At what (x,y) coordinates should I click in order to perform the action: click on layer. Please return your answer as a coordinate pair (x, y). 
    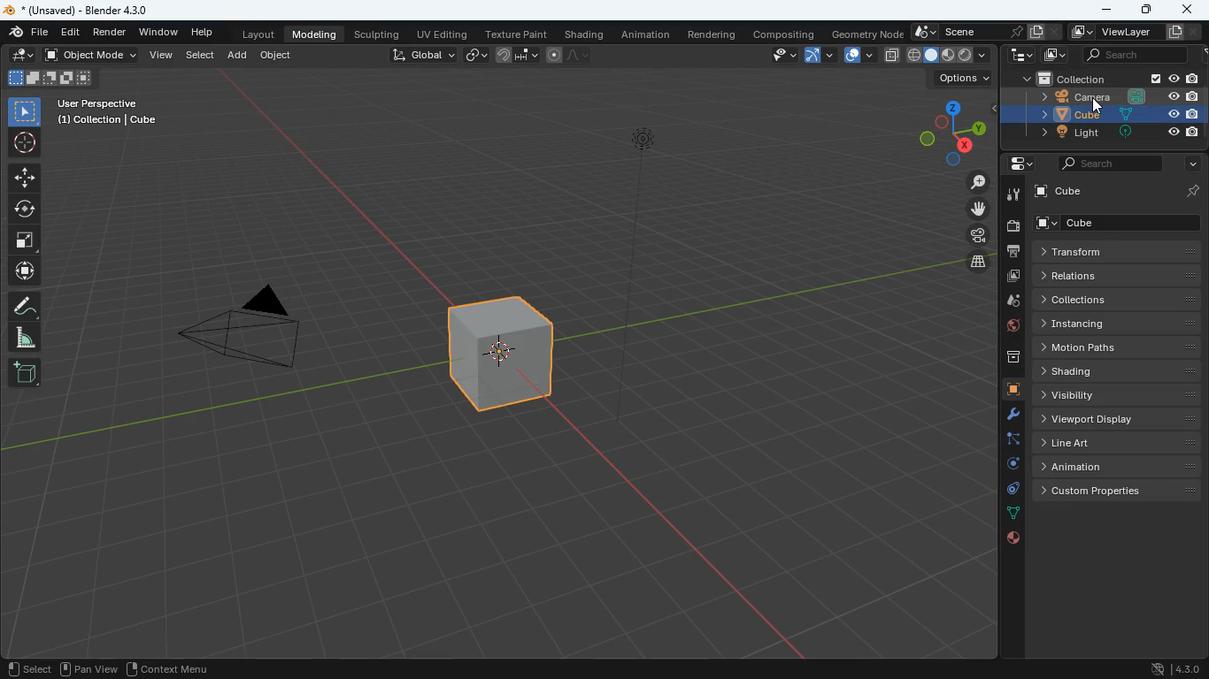
    Looking at the image, I should click on (972, 261).